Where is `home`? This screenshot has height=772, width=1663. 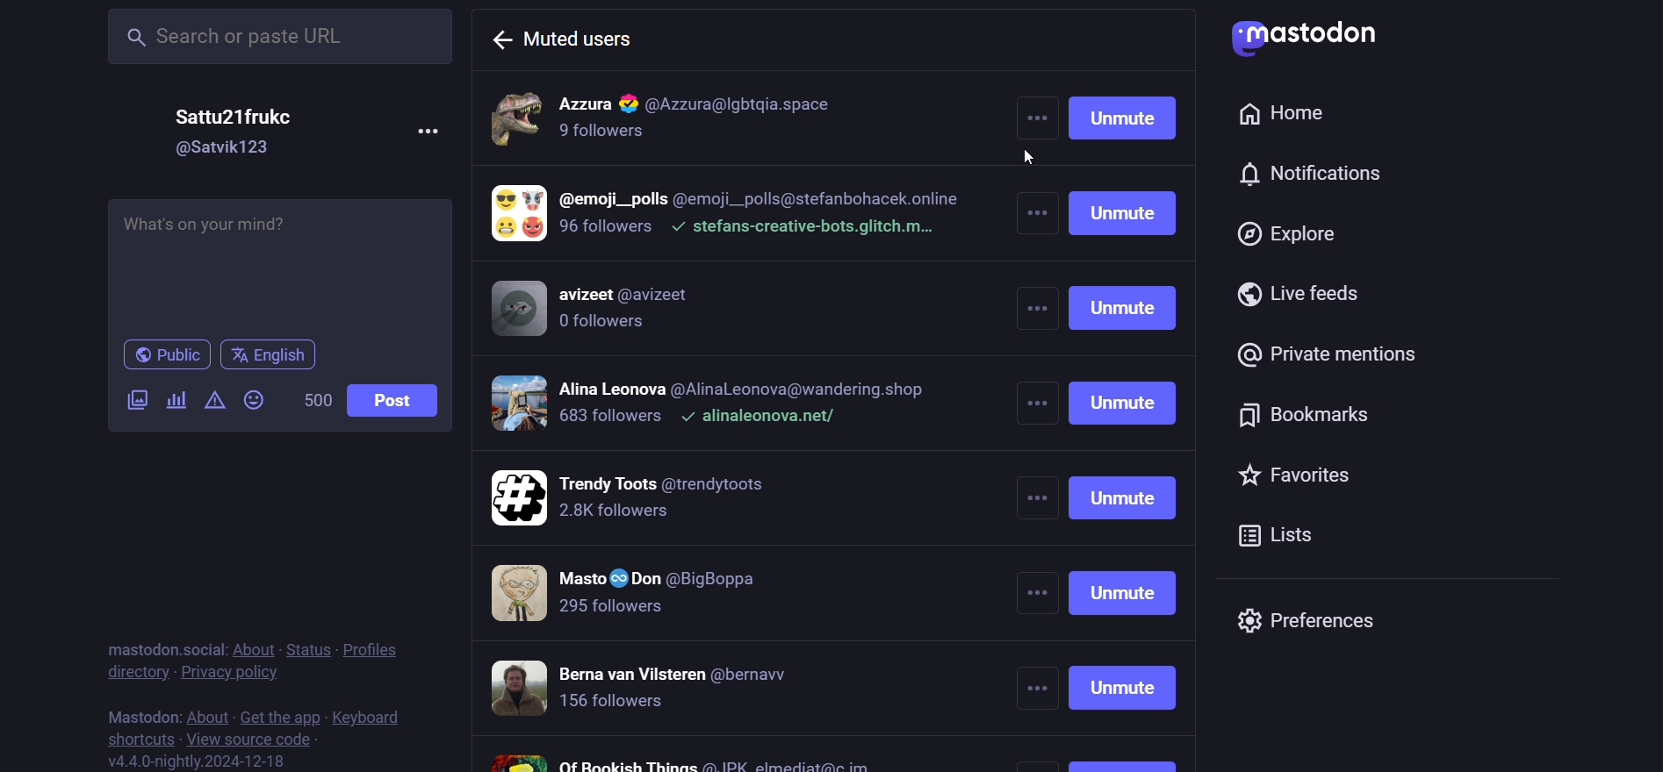
home is located at coordinates (1284, 113).